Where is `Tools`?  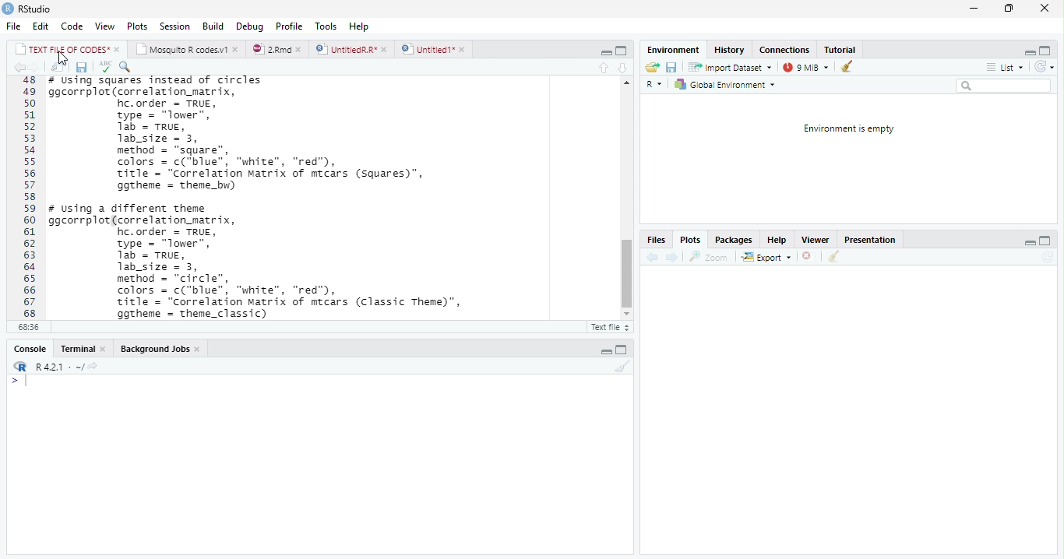 Tools is located at coordinates (325, 25).